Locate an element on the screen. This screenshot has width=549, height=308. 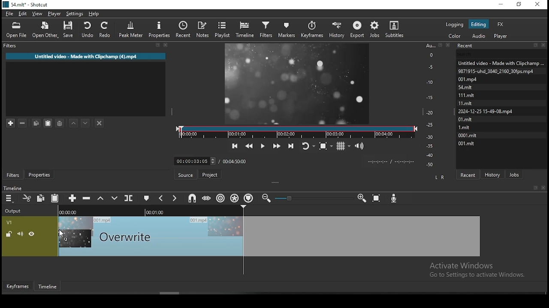
jobs is located at coordinates (515, 175).